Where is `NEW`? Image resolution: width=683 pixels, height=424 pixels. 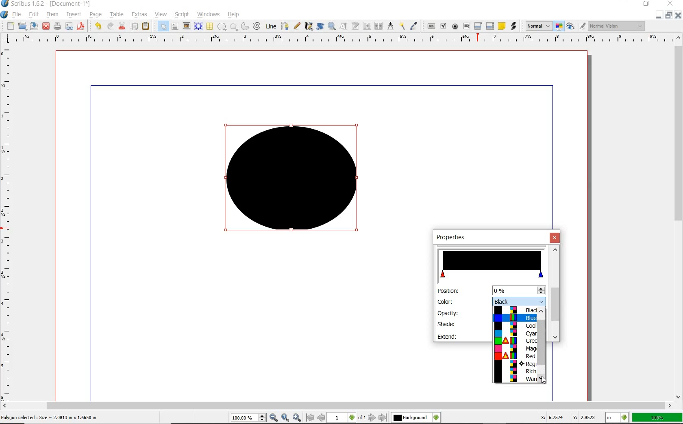
NEW is located at coordinates (10, 26).